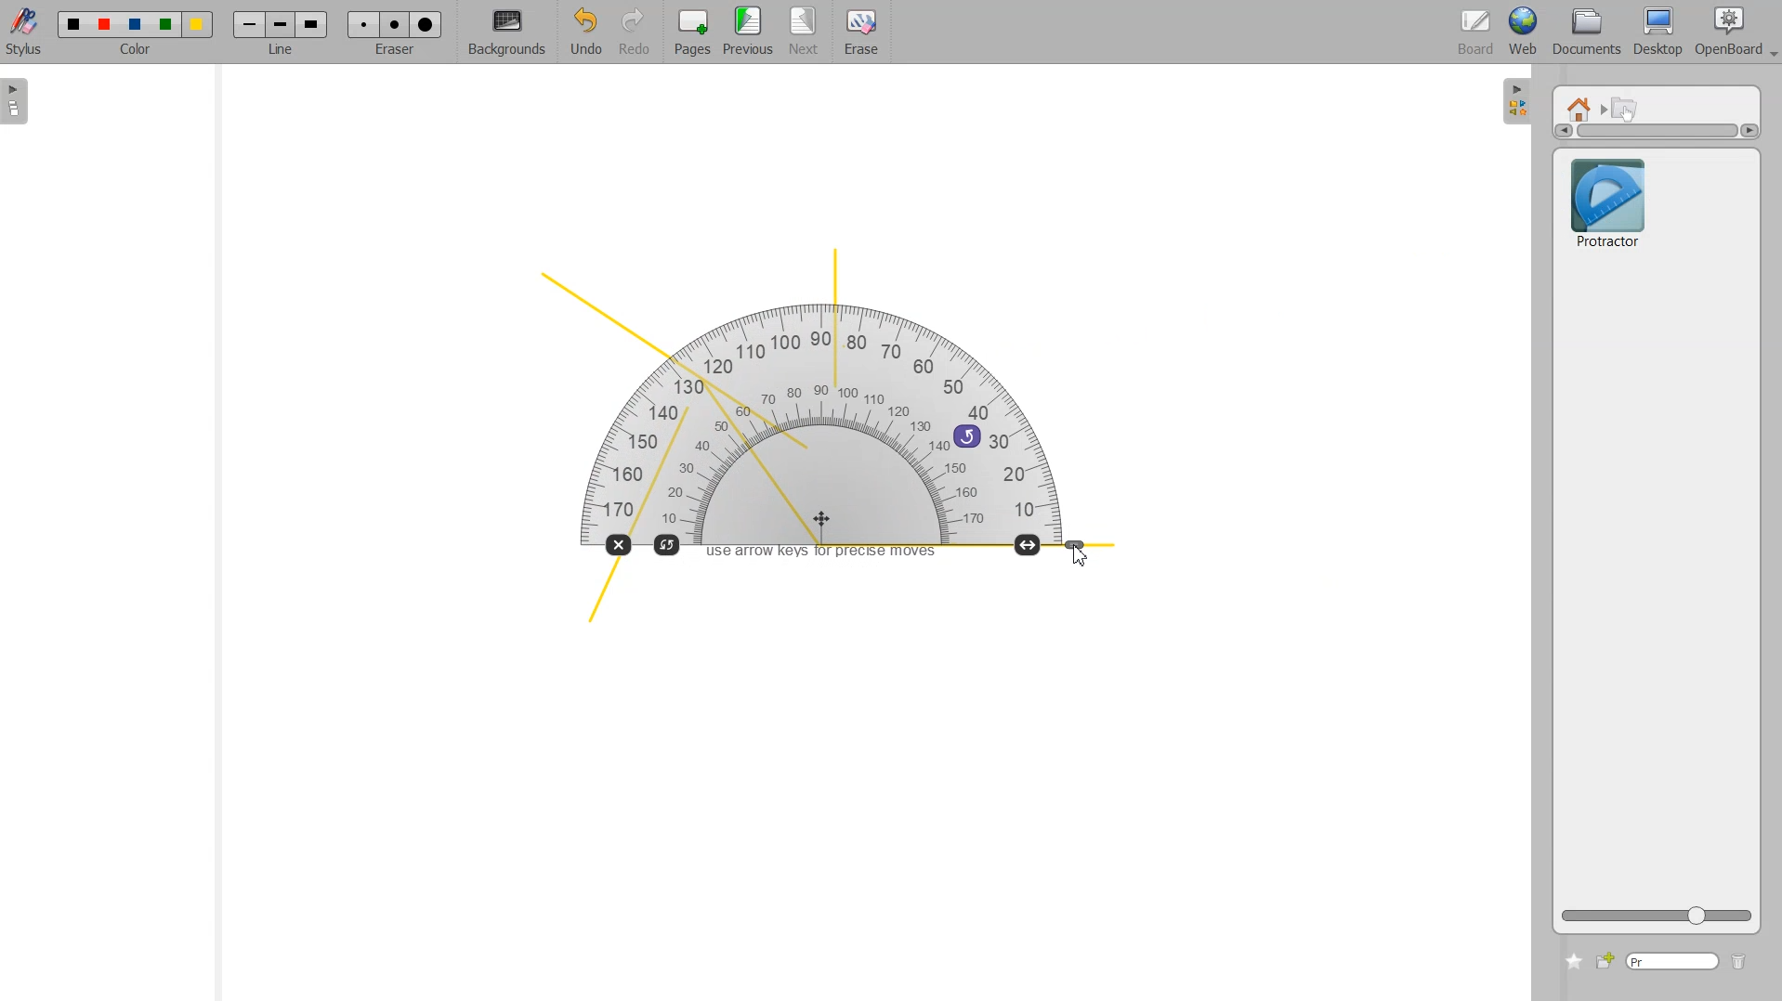  What do you see at coordinates (1657, 916) in the screenshot?
I see `ZOOM Icon ` at bounding box center [1657, 916].